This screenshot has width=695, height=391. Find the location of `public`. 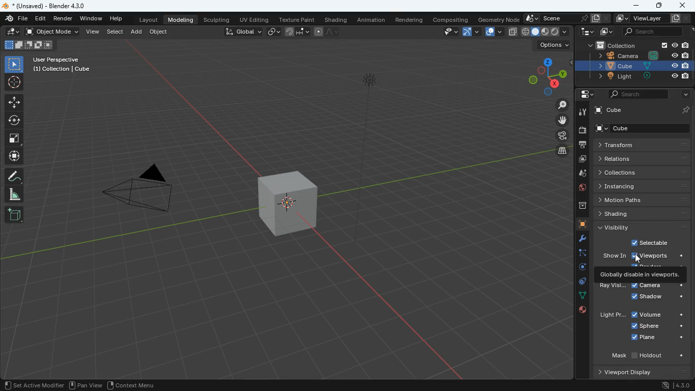

public is located at coordinates (578, 189).